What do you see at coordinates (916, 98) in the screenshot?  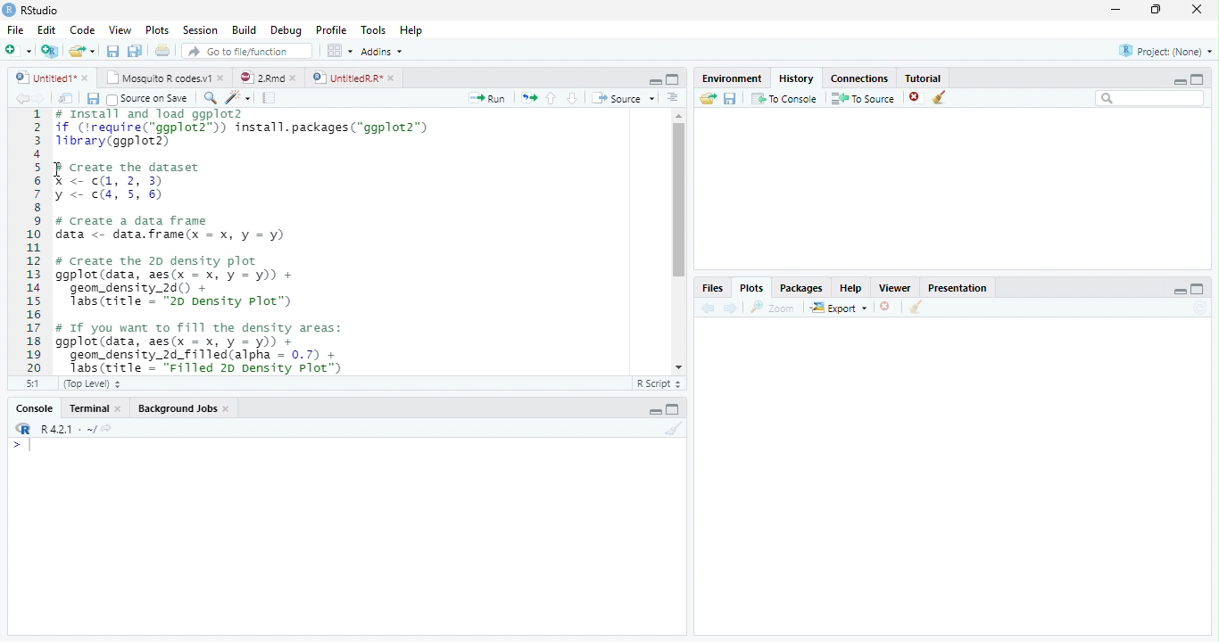 I see `close` at bounding box center [916, 98].